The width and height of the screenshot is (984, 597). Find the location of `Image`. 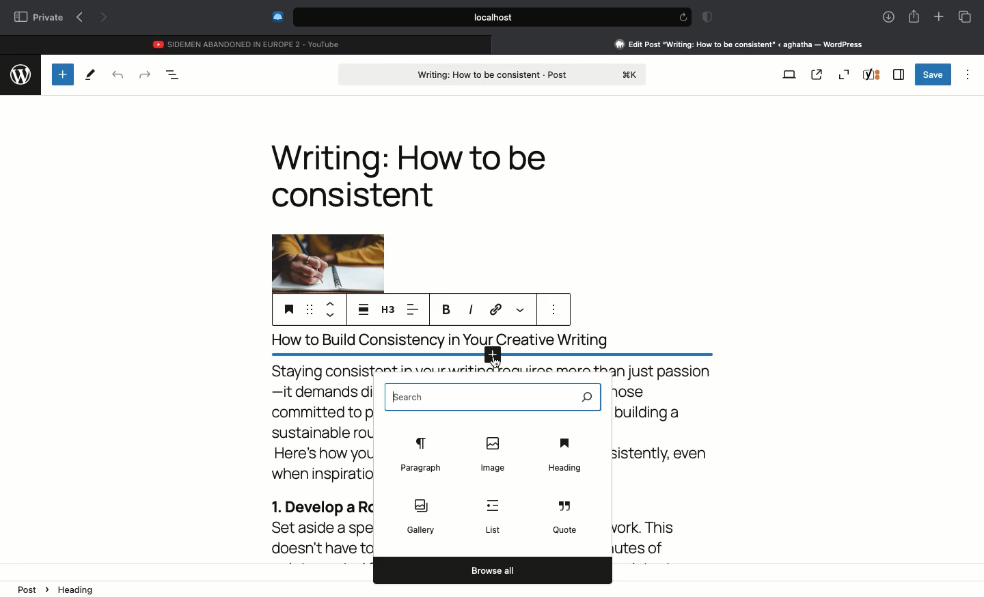

Image is located at coordinates (495, 454).